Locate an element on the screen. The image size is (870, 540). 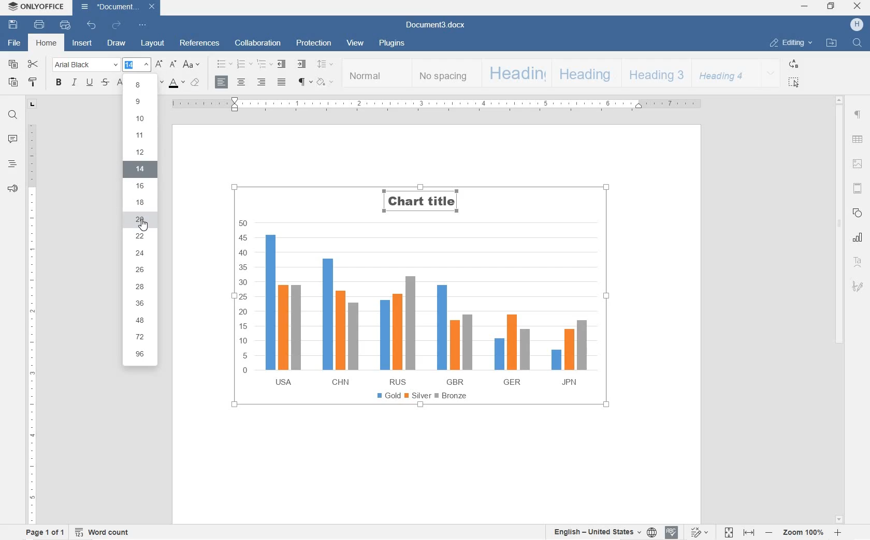
9 is located at coordinates (138, 101).